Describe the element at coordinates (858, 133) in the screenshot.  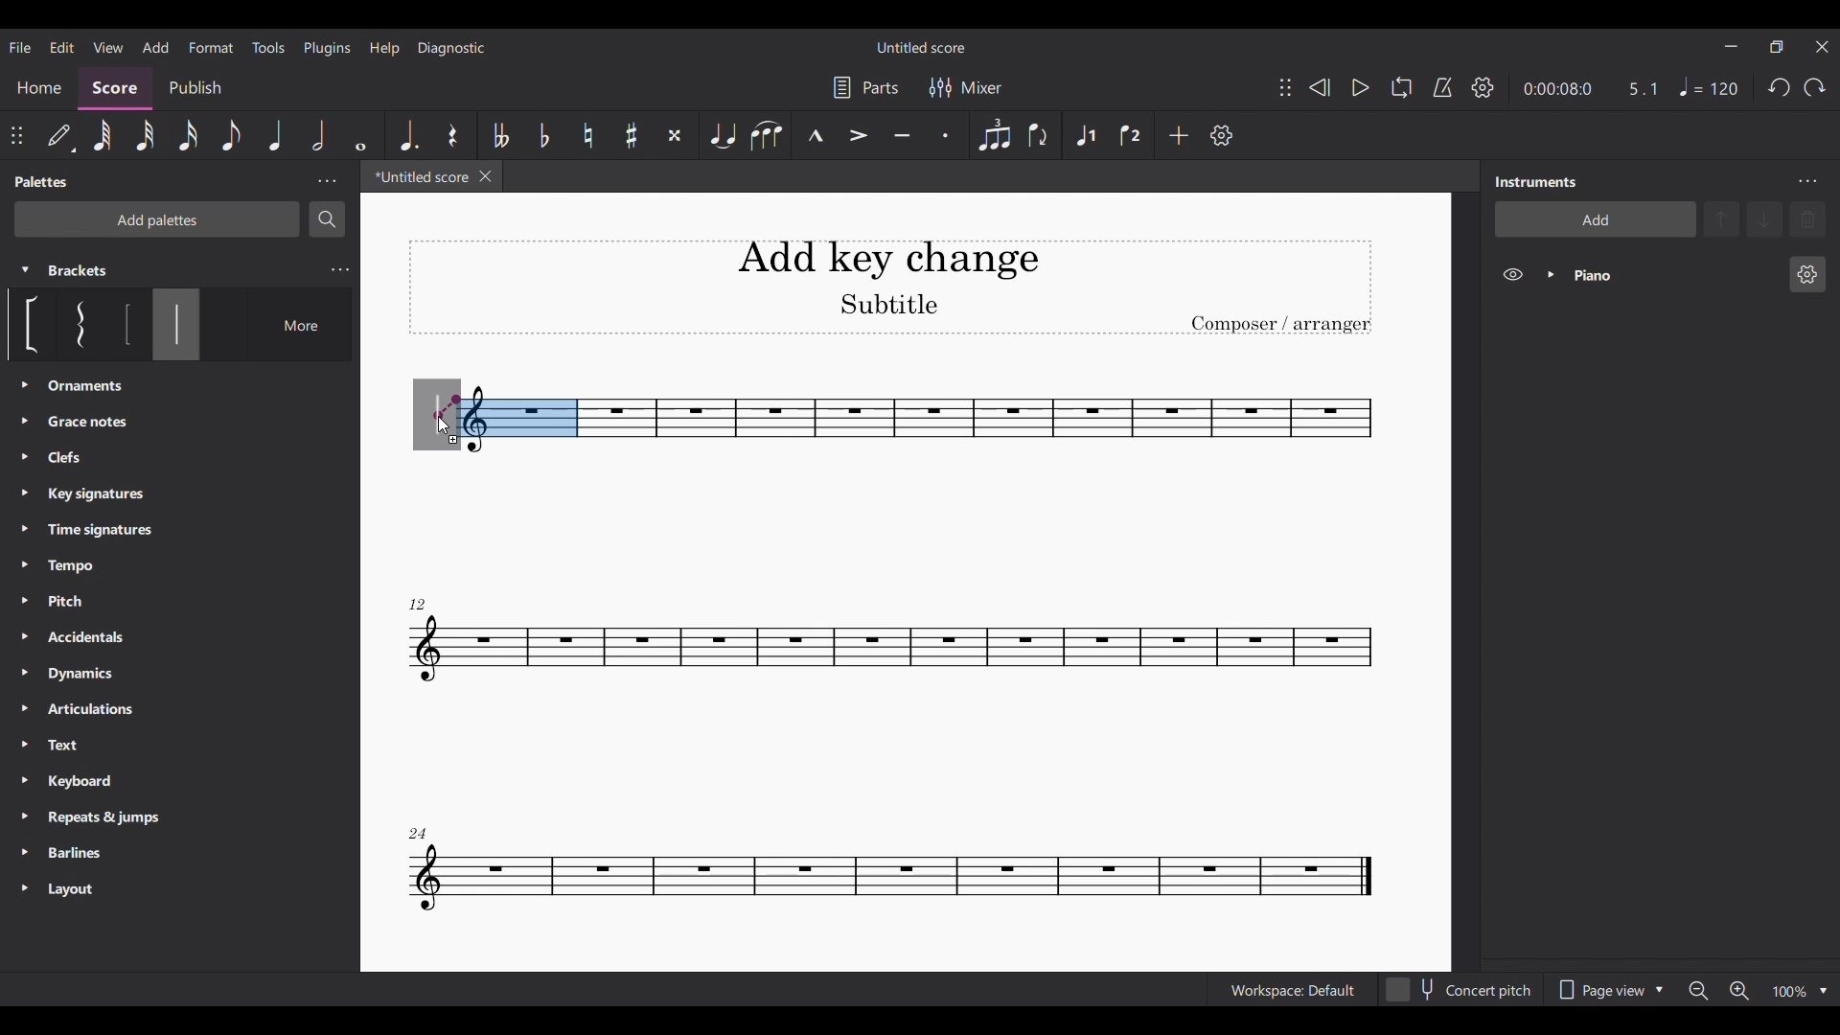
I see `Accent` at that location.